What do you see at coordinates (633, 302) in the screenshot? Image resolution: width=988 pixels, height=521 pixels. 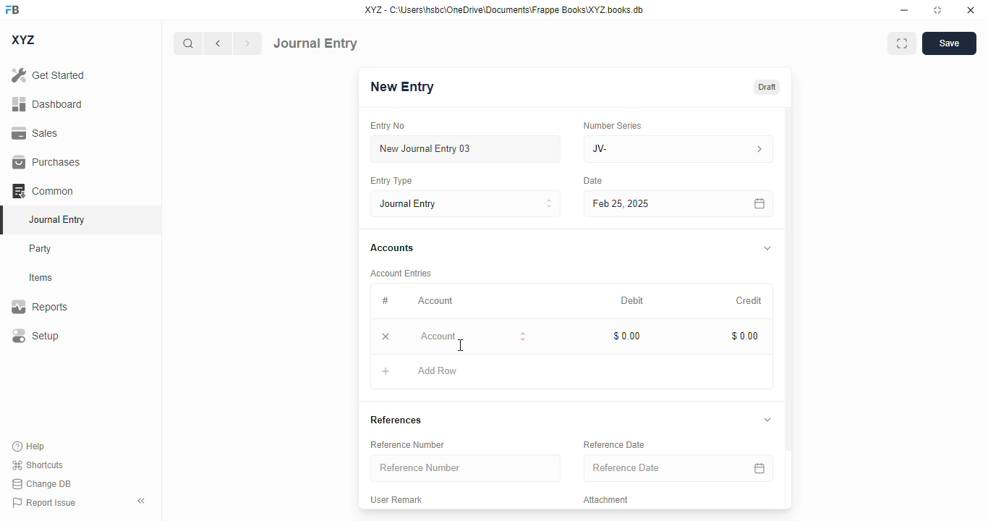 I see `debit` at bounding box center [633, 302].